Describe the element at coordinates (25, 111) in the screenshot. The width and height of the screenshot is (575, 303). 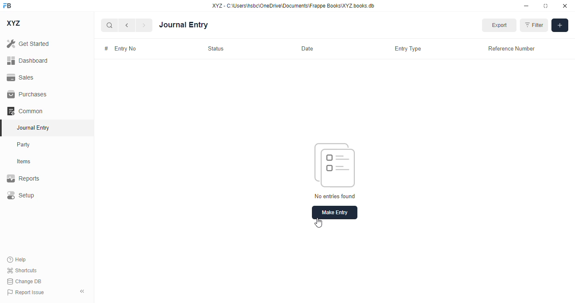
I see `common` at that location.